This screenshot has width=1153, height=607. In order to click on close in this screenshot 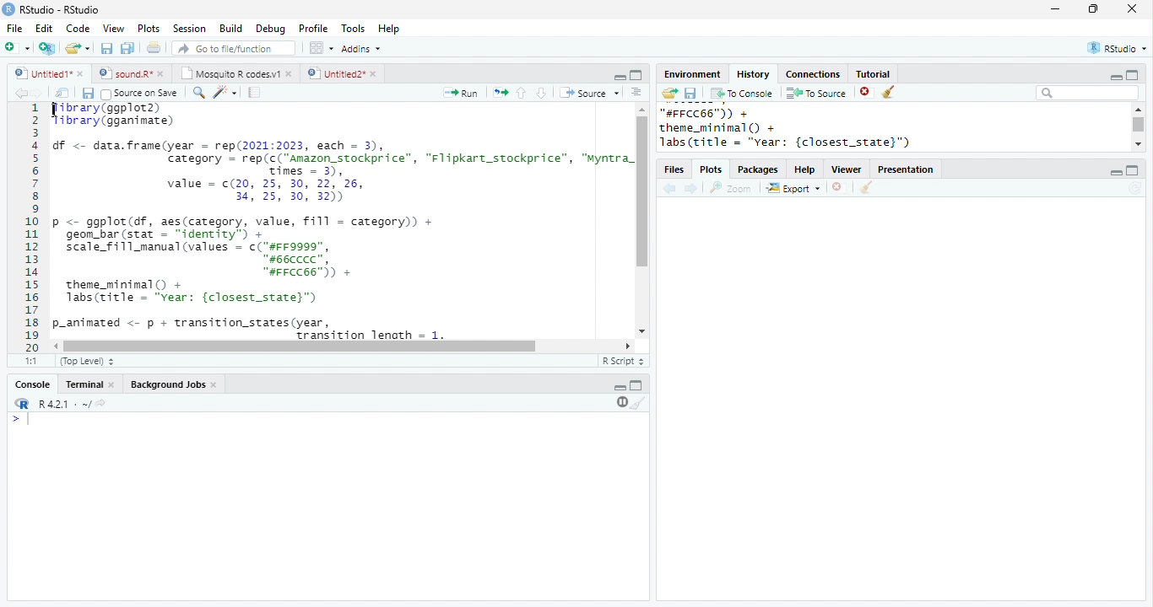, I will do `click(162, 74)`.